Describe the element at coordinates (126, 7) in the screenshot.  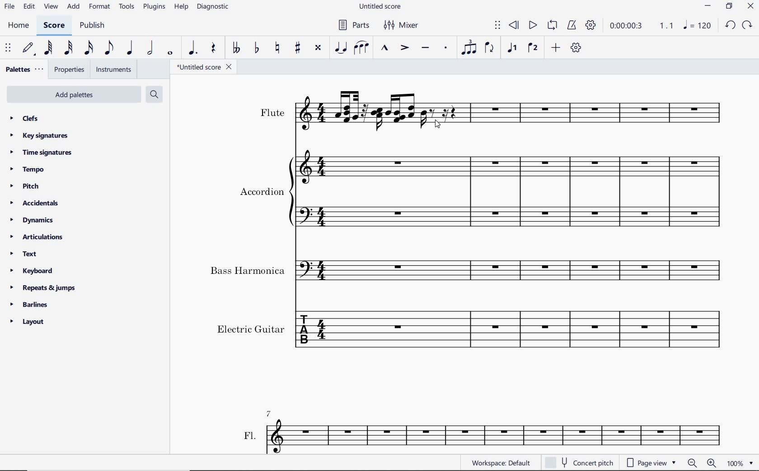
I see `tools` at that location.